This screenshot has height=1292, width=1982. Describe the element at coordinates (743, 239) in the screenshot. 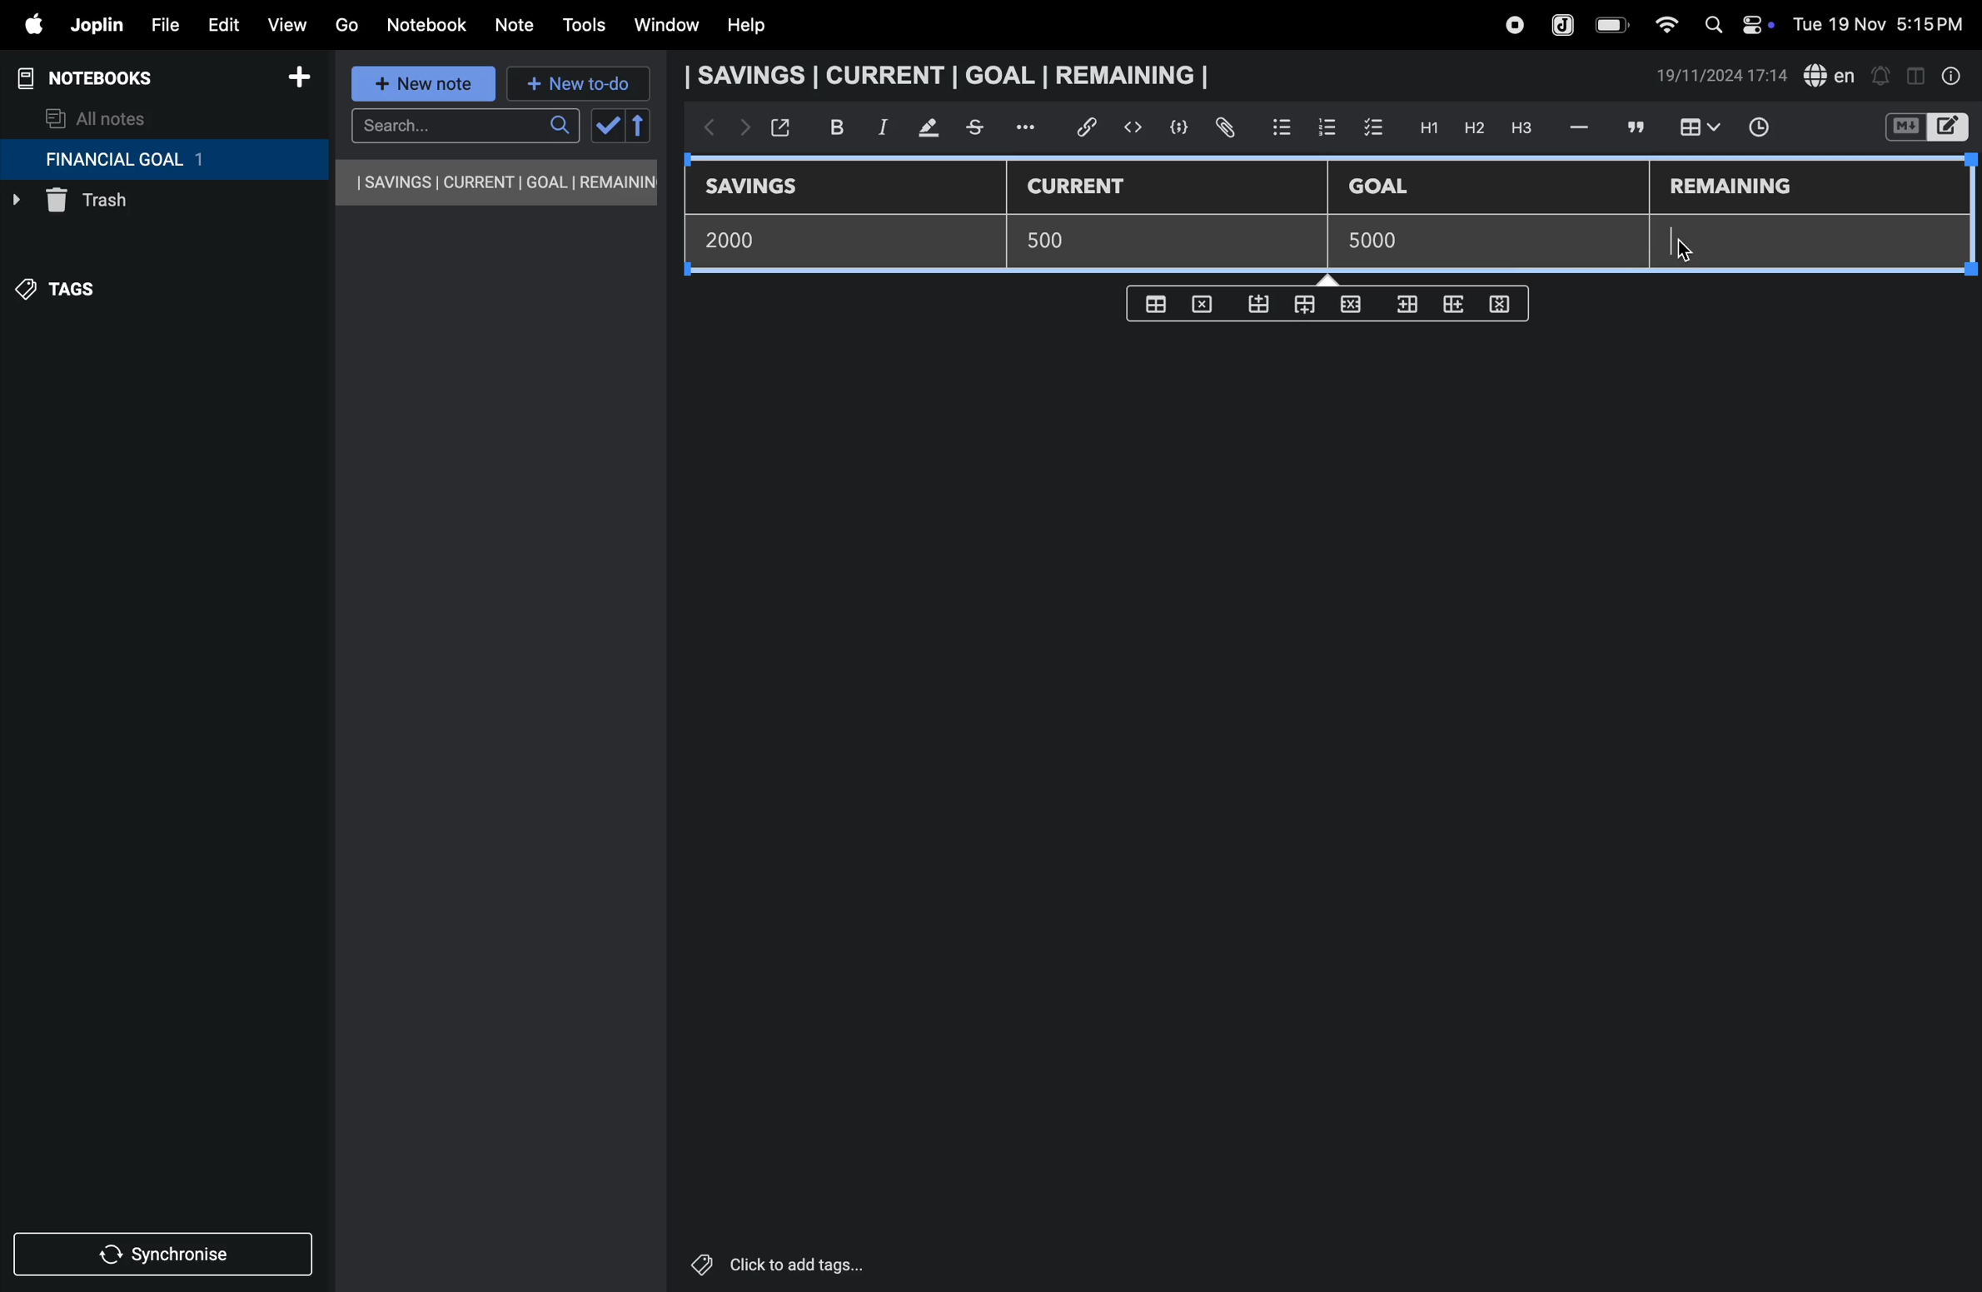

I see `2000` at that location.